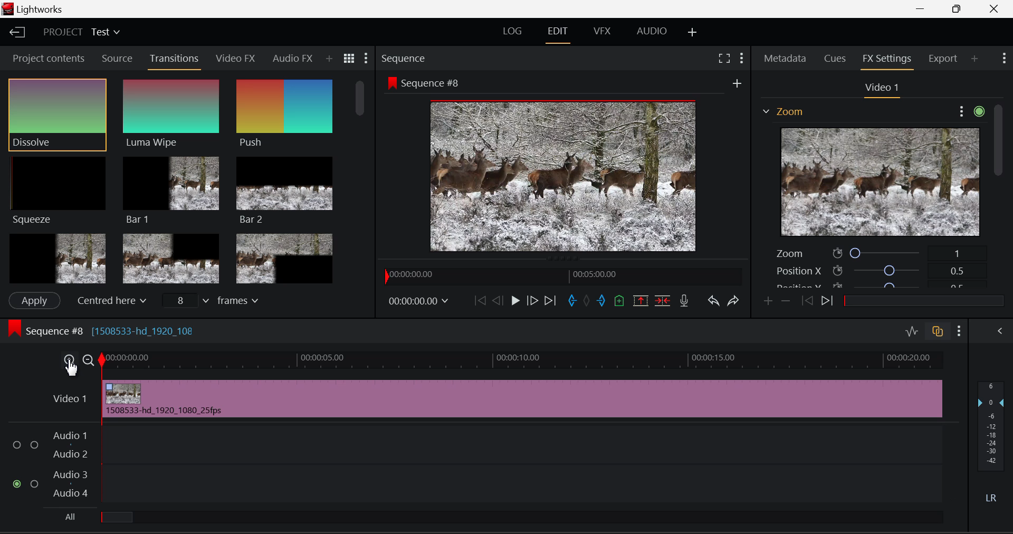 The image size is (1013, 534). Describe the element at coordinates (499, 302) in the screenshot. I see `Go Back` at that location.